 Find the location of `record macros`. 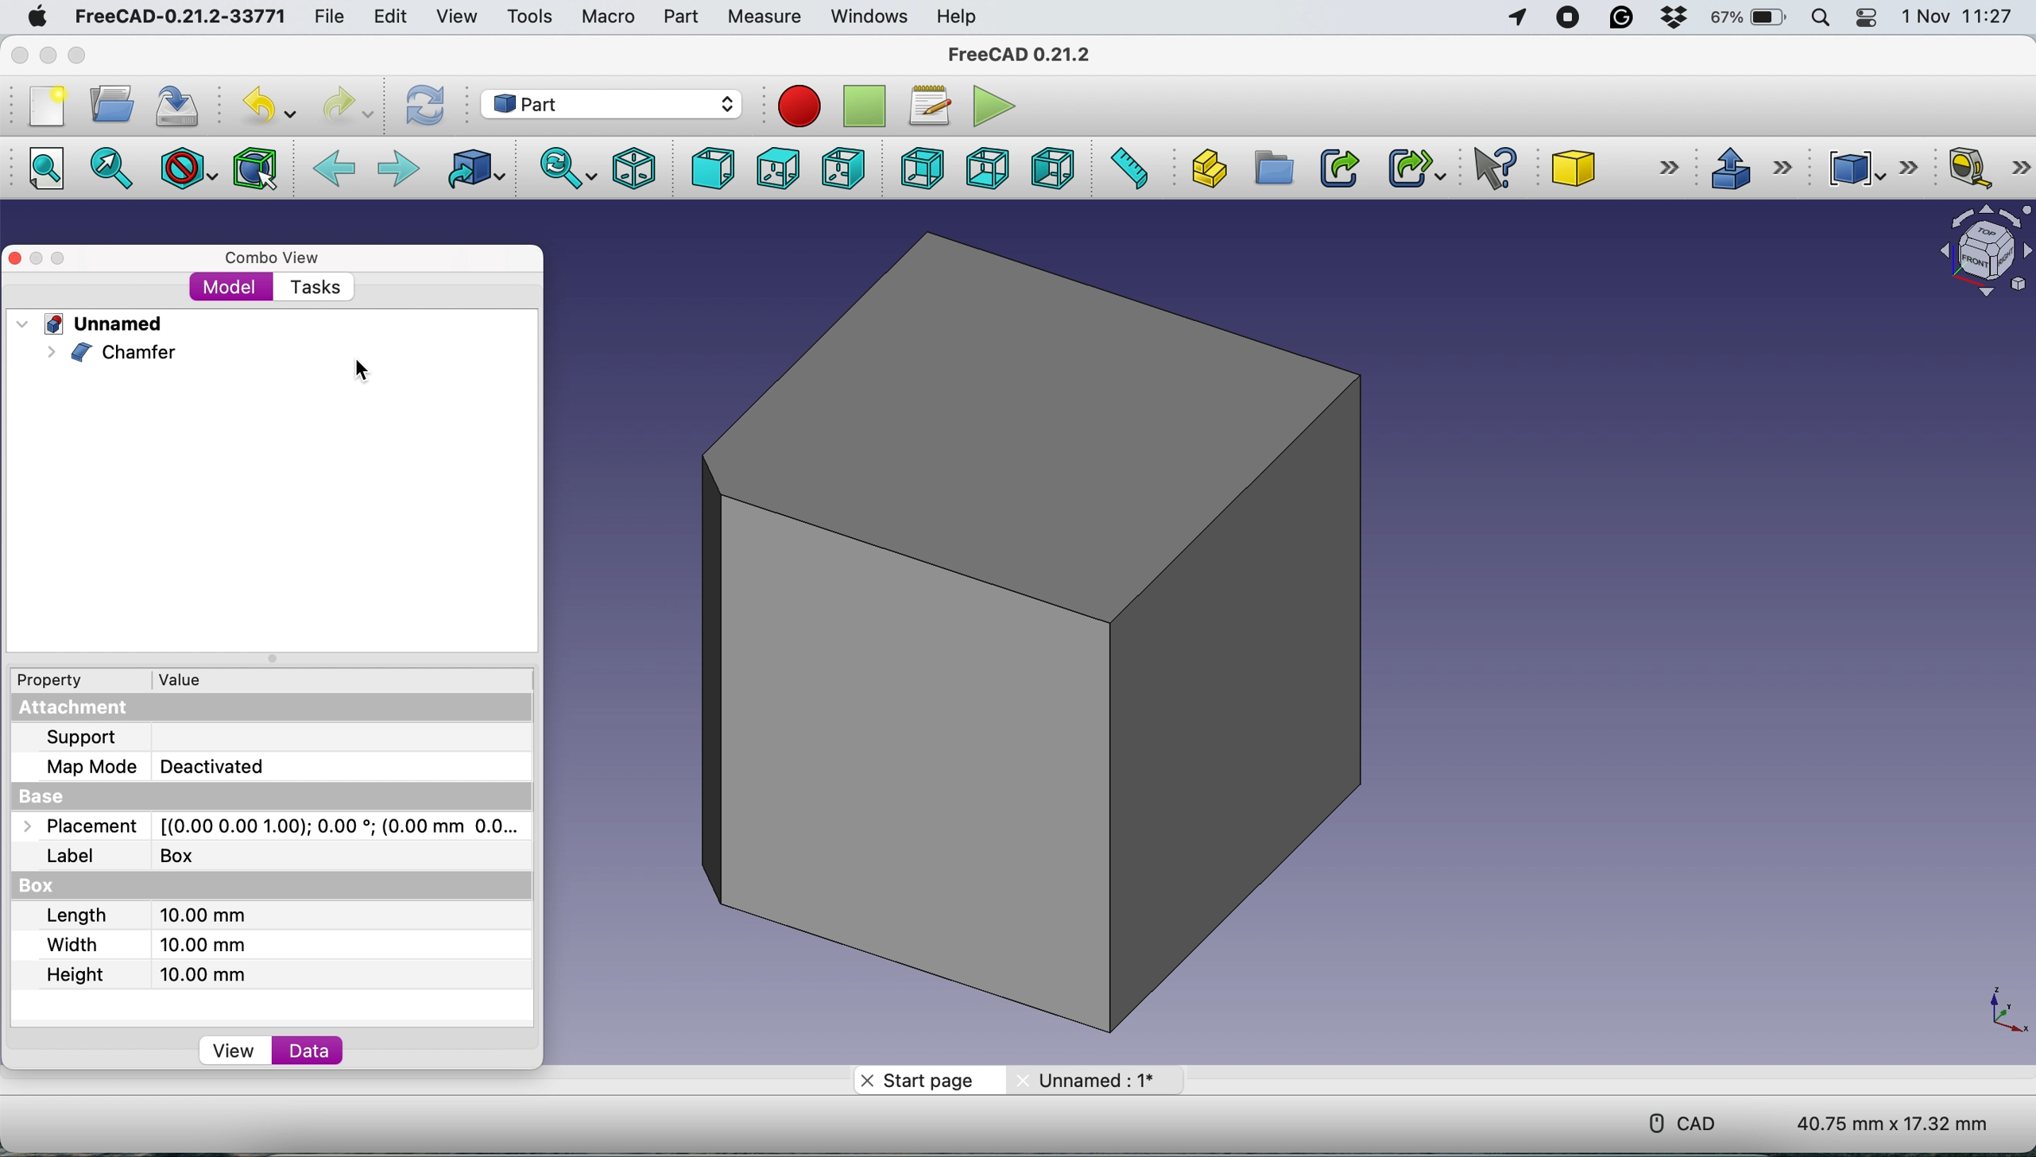

record macros is located at coordinates (791, 108).